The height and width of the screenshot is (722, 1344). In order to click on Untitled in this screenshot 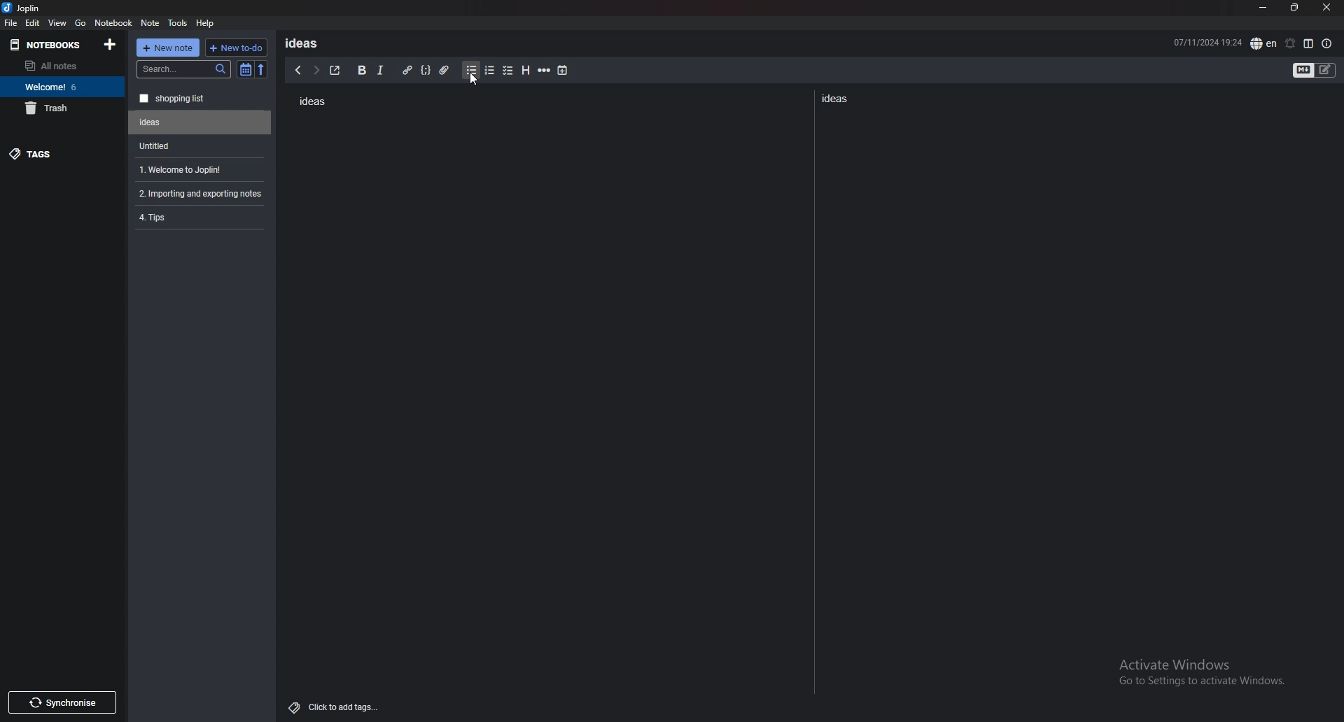, I will do `click(200, 122)`.